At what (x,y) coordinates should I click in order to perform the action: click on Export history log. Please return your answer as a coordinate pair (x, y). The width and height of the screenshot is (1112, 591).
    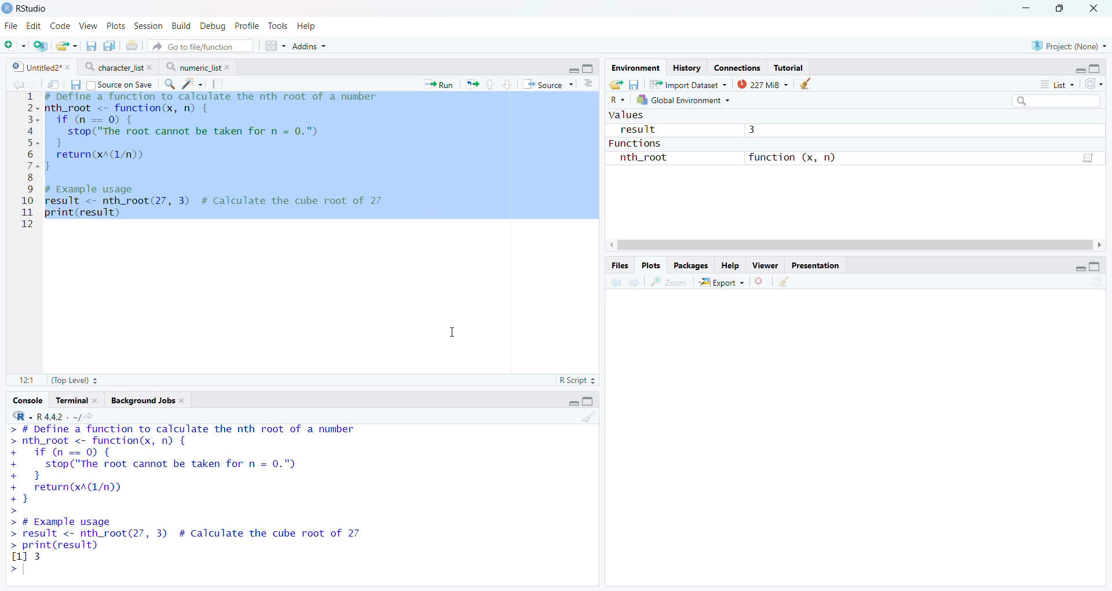
    Looking at the image, I should click on (617, 85).